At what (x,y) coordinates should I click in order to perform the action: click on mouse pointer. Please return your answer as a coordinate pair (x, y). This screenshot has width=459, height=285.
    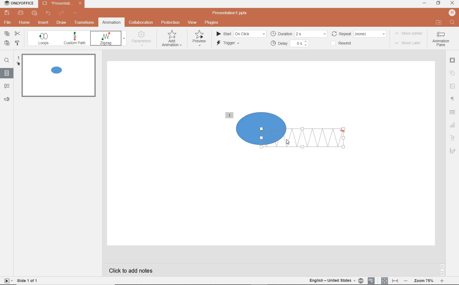
    Looking at the image, I should click on (288, 141).